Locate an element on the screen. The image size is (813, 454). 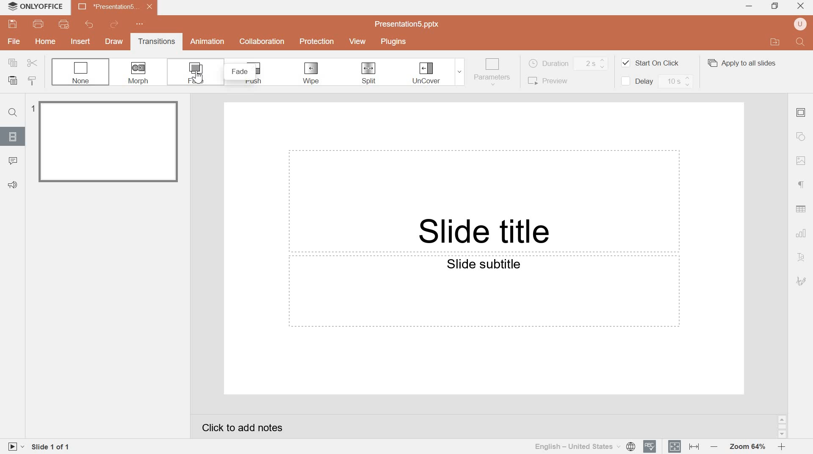
scroll down is located at coordinates (782, 435).